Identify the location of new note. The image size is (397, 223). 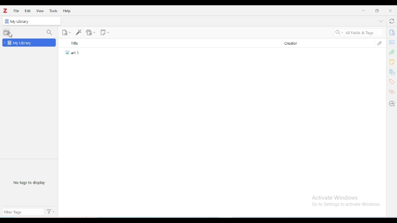
(105, 32).